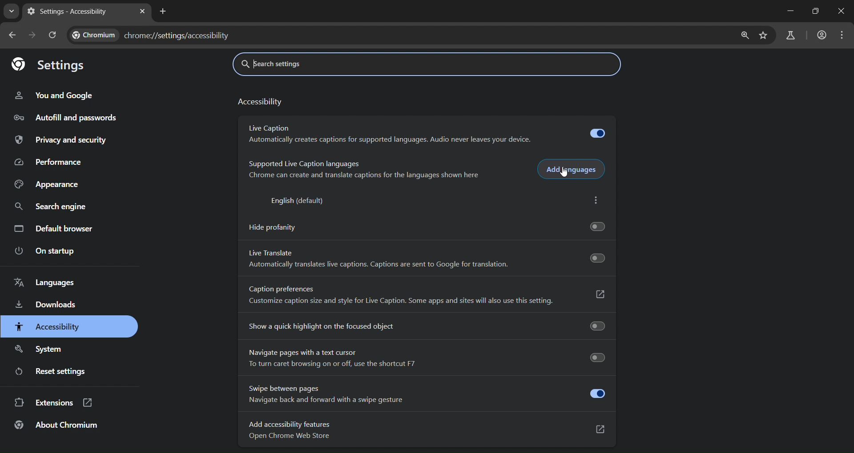 Image resolution: width=854 pixels, height=453 pixels. Describe the element at coordinates (47, 306) in the screenshot. I see `downloads` at that location.